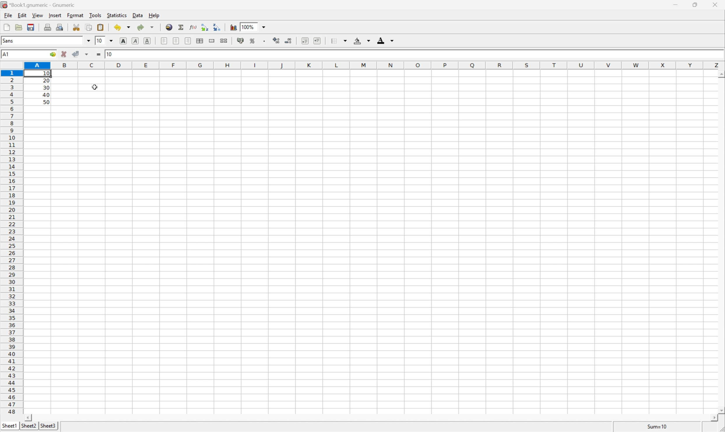 The width and height of the screenshot is (725, 432). Describe the element at coordinates (721, 74) in the screenshot. I see `Scroll Up` at that location.